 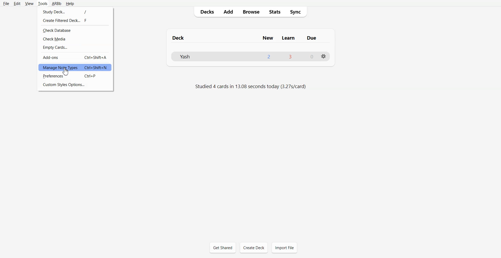 What do you see at coordinates (254, 248) in the screenshot?
I see `Create Deck` at bounding box center [254, 248].